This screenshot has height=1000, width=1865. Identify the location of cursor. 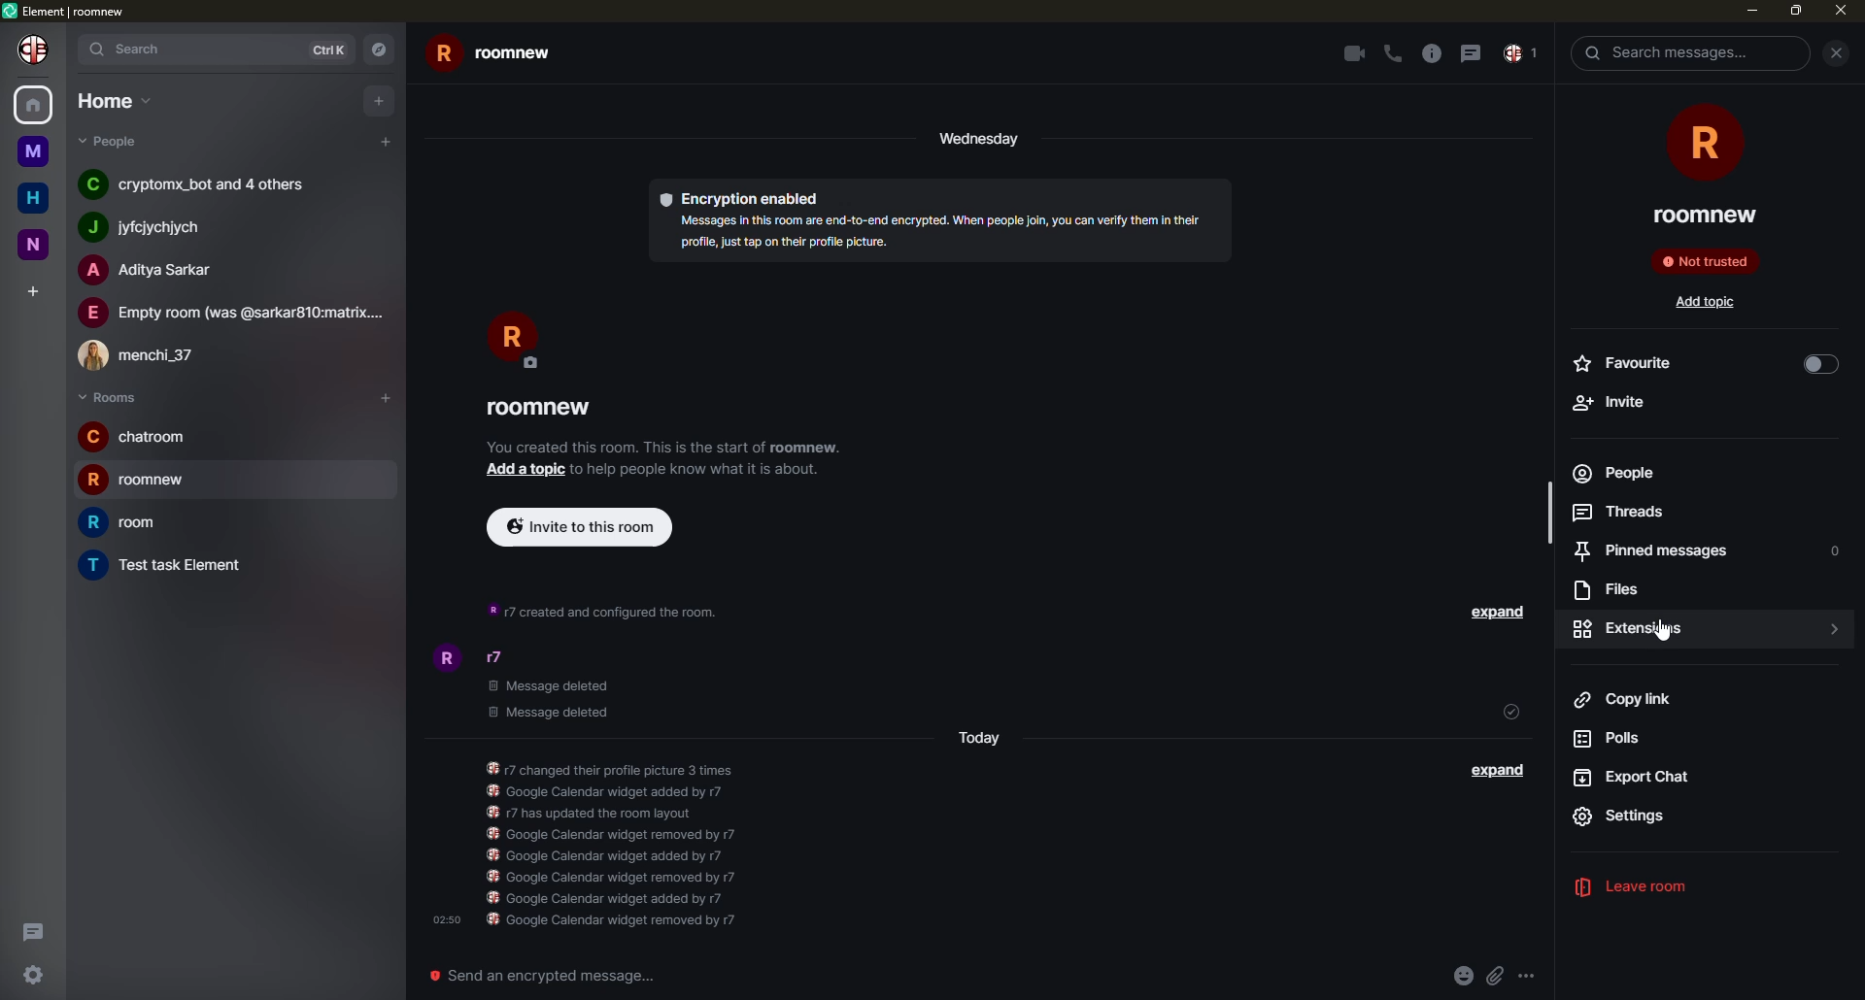
(1666, 632).